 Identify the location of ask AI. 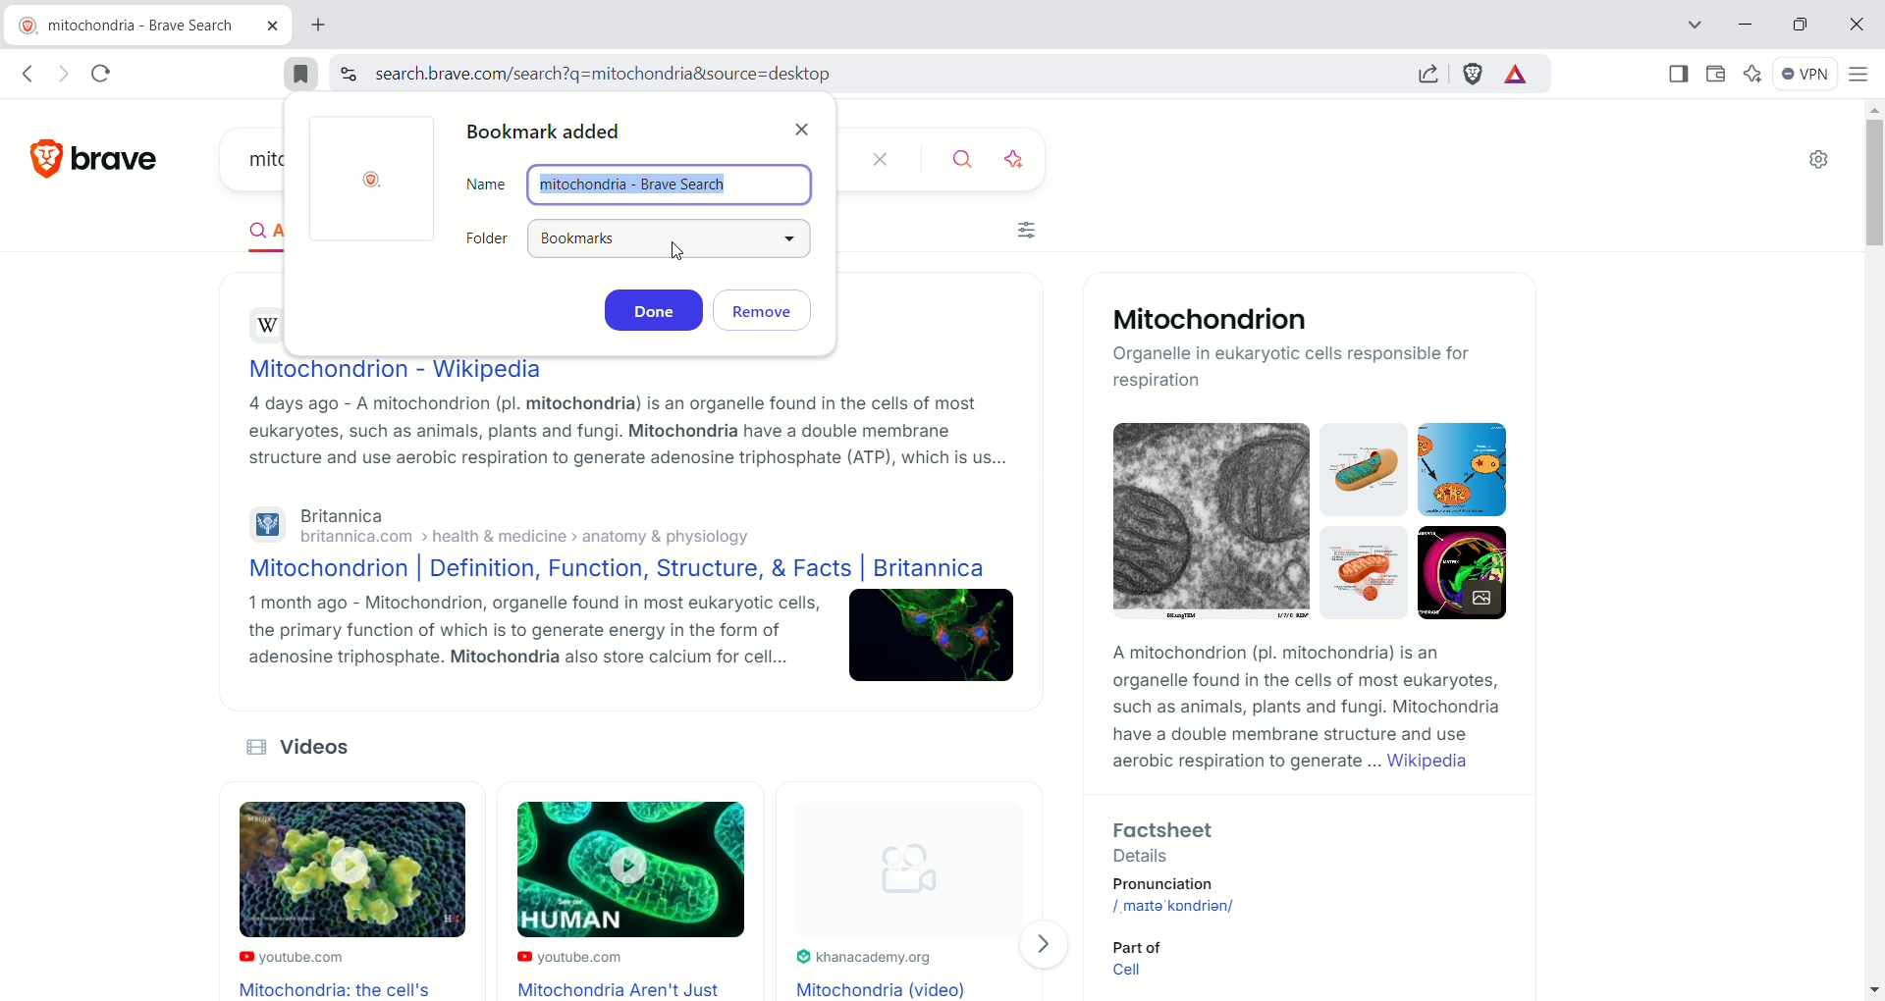
(1016, 157).